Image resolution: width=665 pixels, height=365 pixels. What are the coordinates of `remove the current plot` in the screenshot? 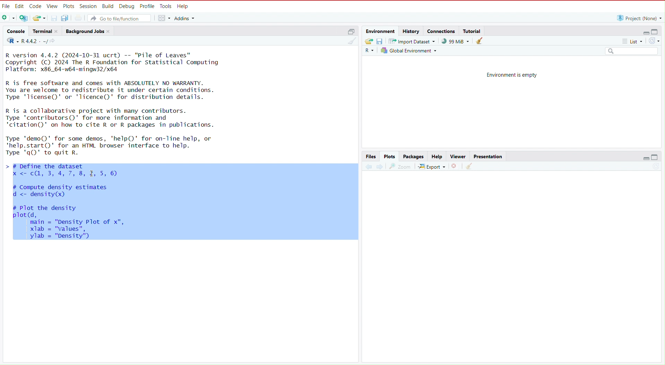 It's located at (456, 166).